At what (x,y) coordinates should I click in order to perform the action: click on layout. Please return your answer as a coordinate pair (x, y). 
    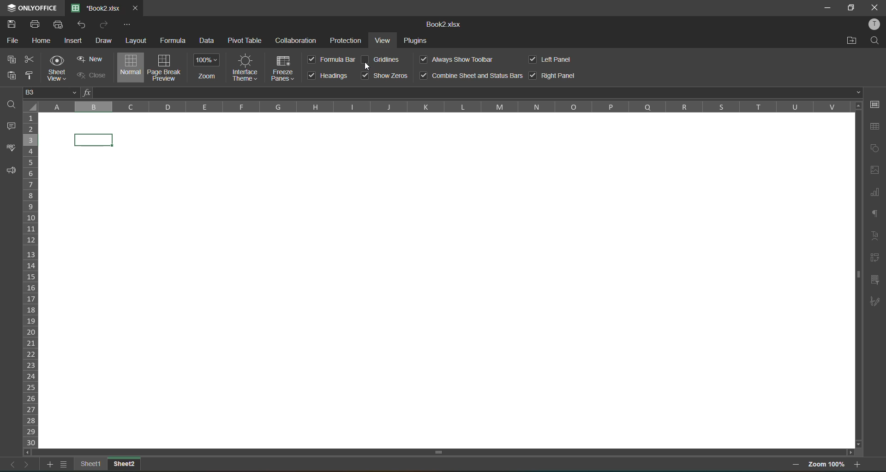
    Looking at the image, I should click on (137, 40).